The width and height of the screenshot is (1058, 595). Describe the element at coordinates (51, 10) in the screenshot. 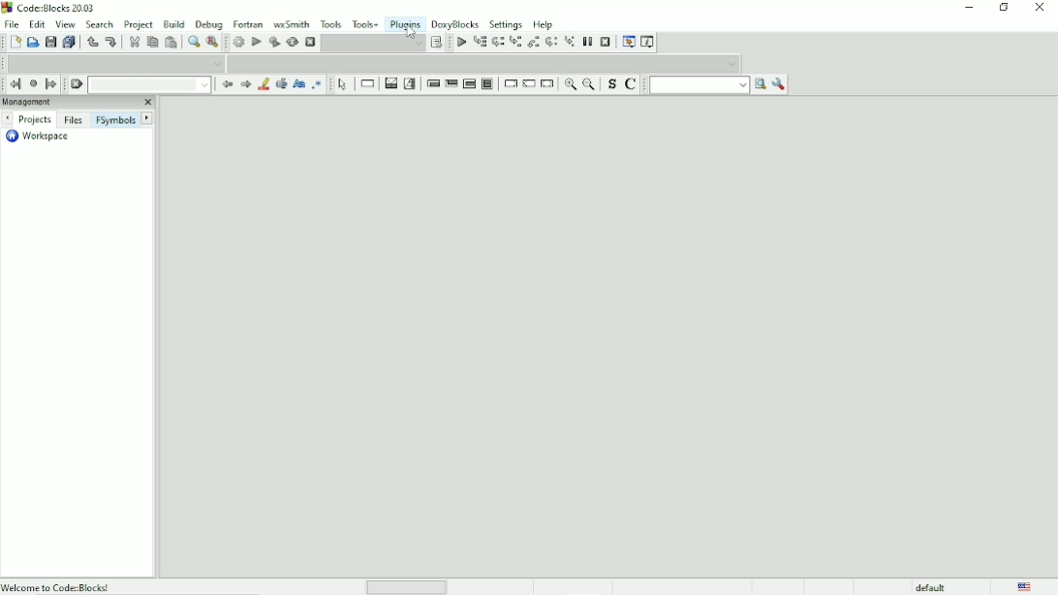

I see `Title` at that location.